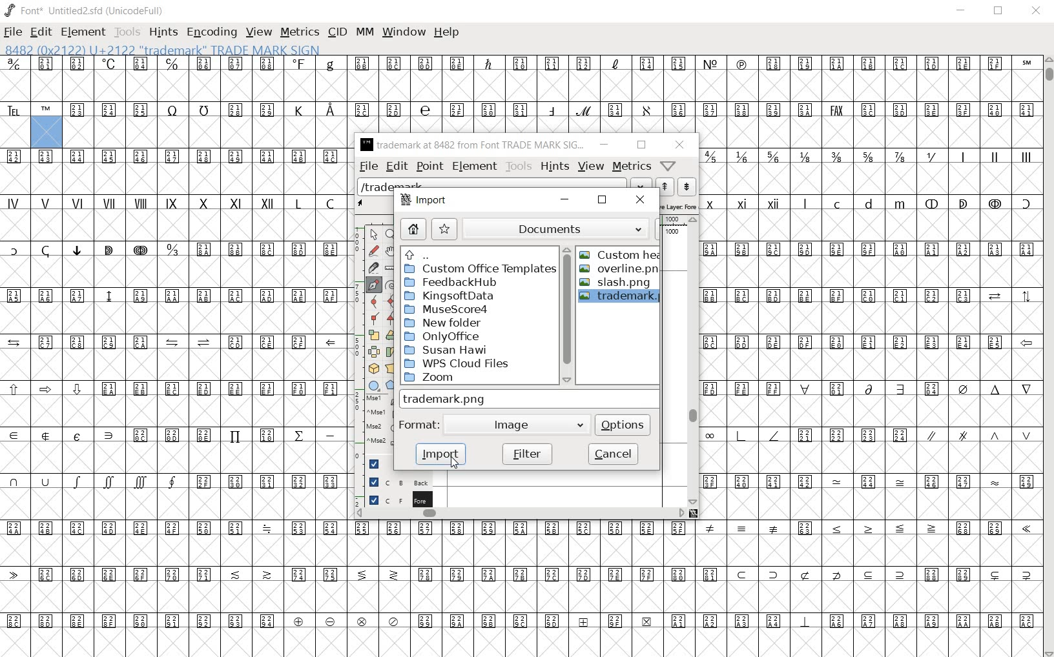  What do you see at coordinates (603, 202) in the screenshot?
I see `restore` at bounding box center [603, 202].